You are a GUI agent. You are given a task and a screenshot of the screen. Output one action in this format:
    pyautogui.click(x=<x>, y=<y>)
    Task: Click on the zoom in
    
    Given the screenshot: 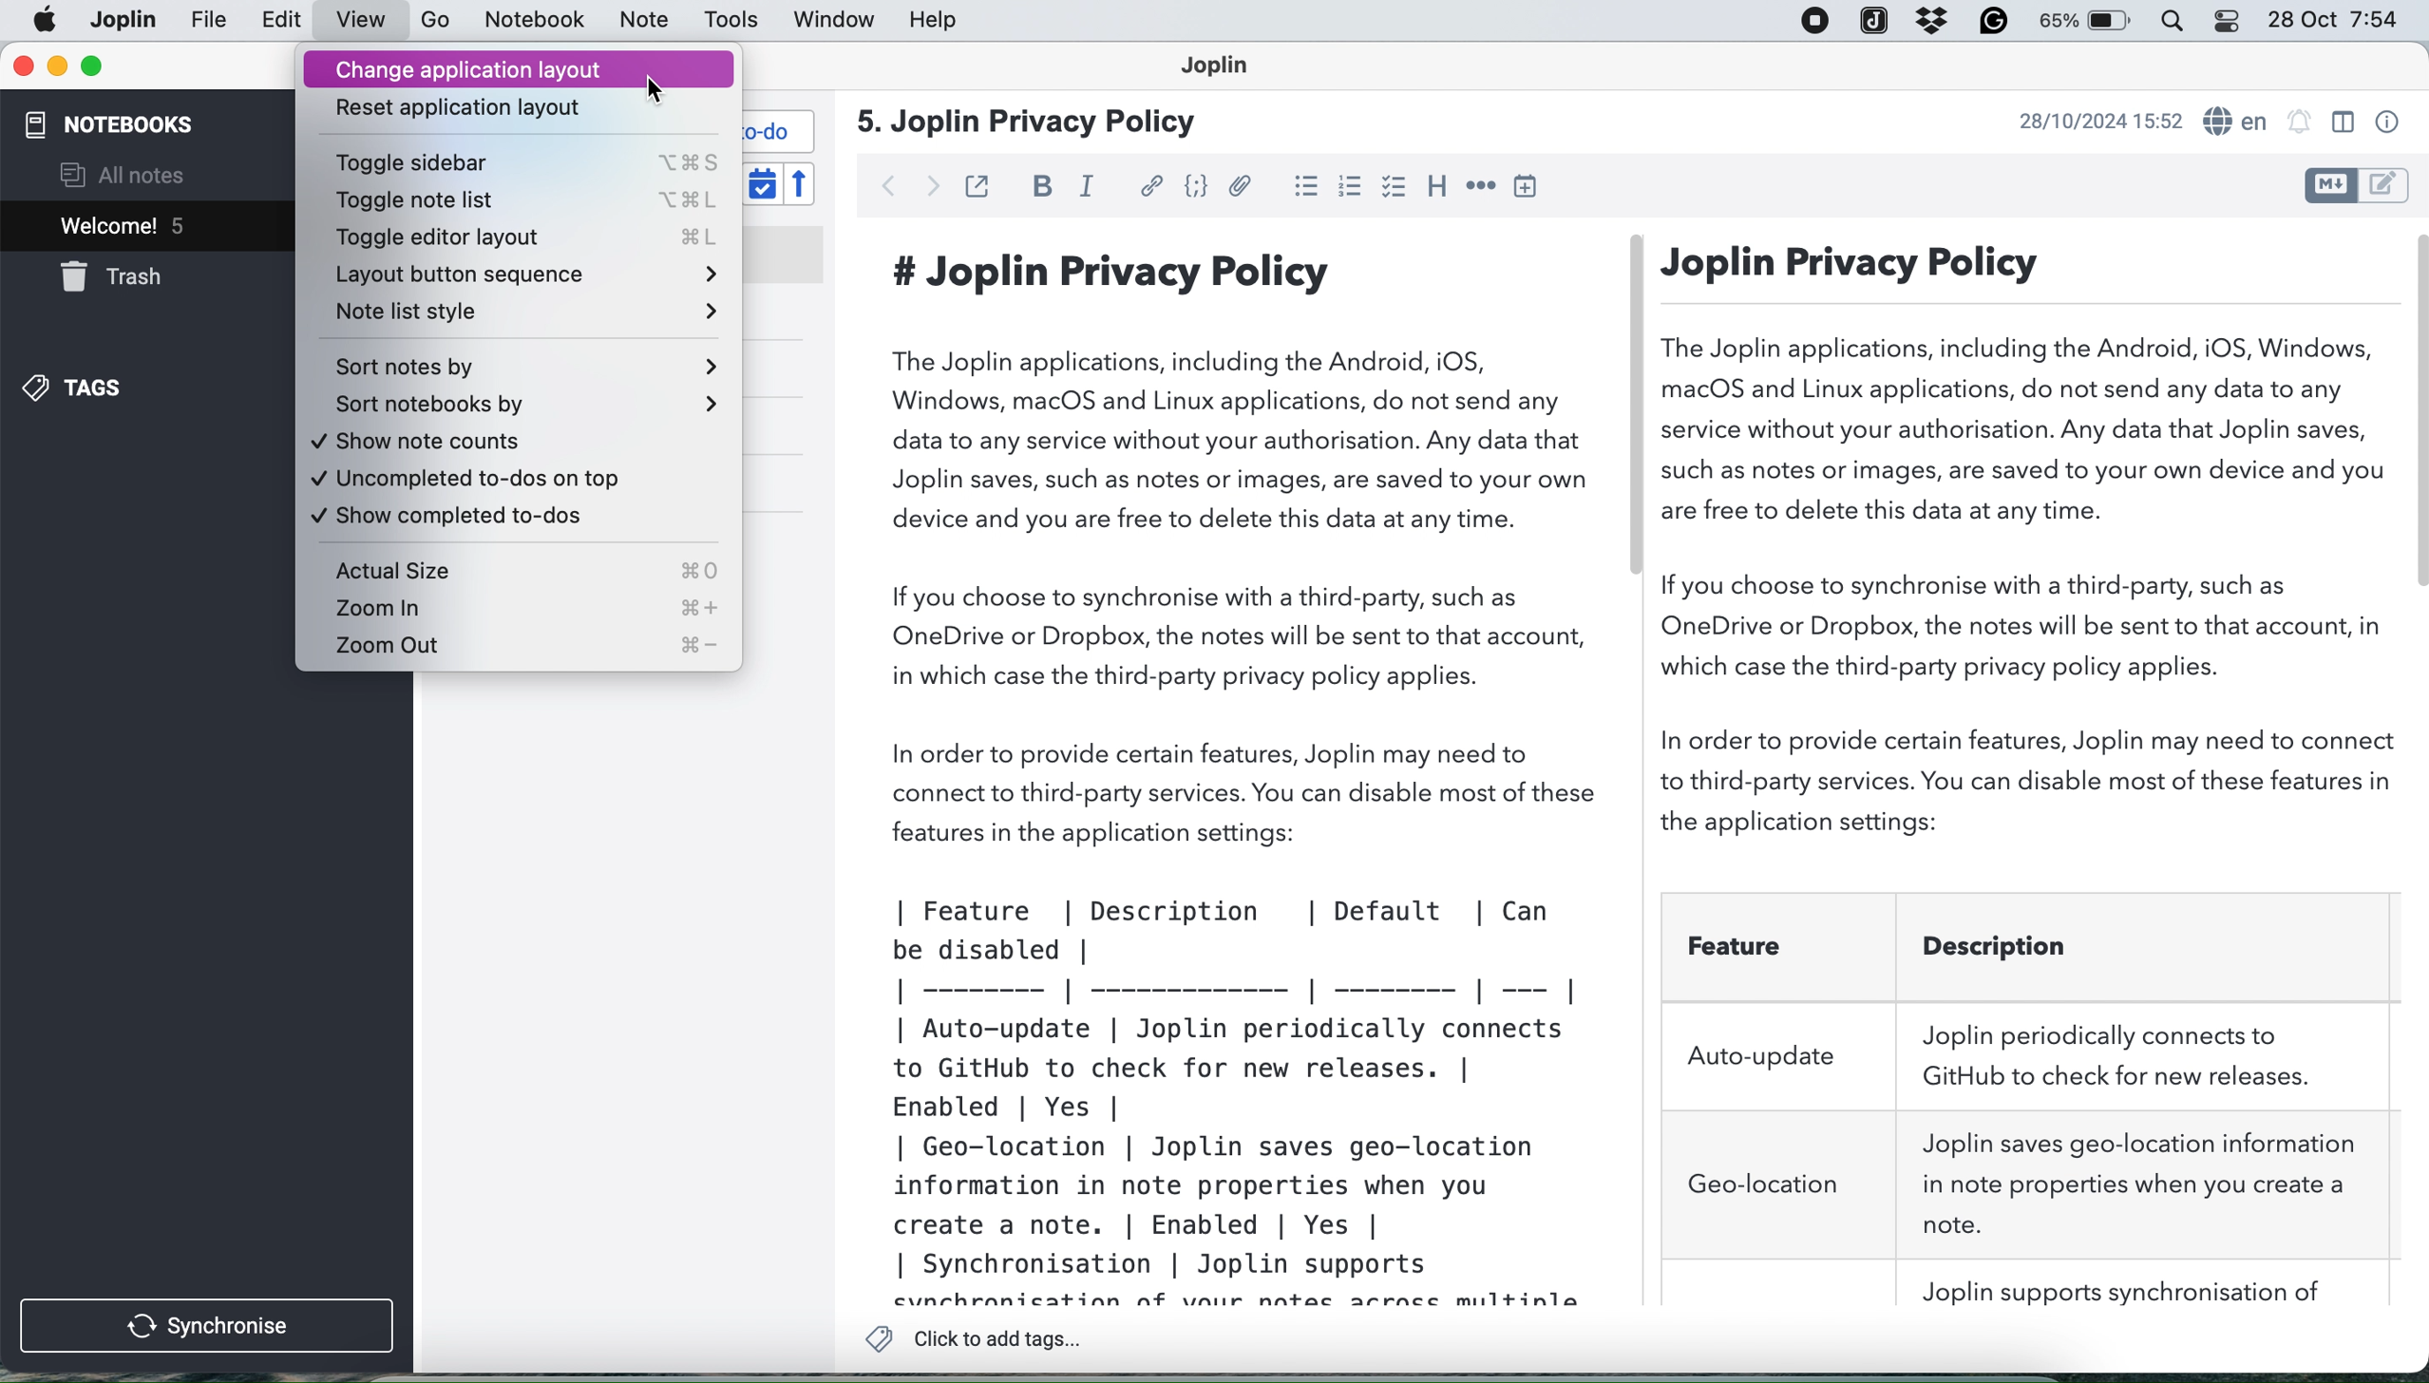 What is the action you would take?
    pyautogui.click(x=523, y=607)
    